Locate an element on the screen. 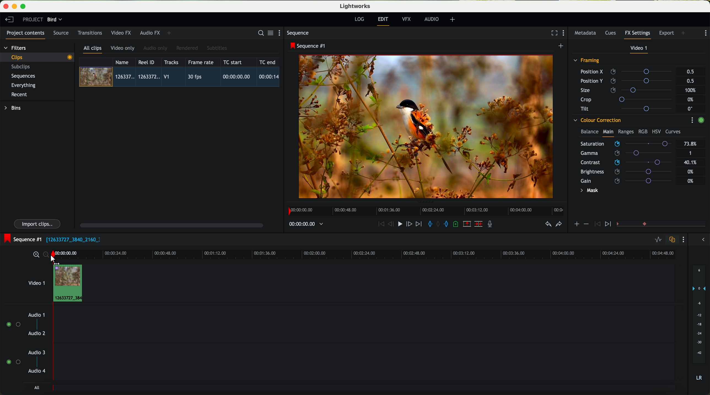 Image resolution: width=710 pixels, height=395 pixels. add panel is located at coordinates (170, 33).